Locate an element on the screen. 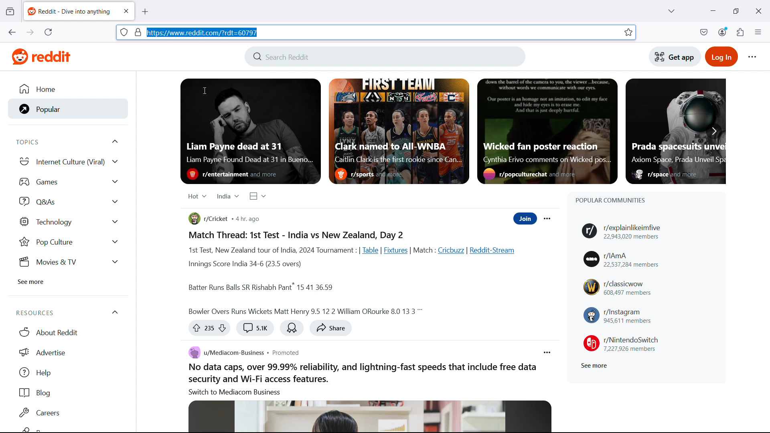 This screenshot has width=770, height=433. r/NintendoSwitch is located at coordinates (621, 343).